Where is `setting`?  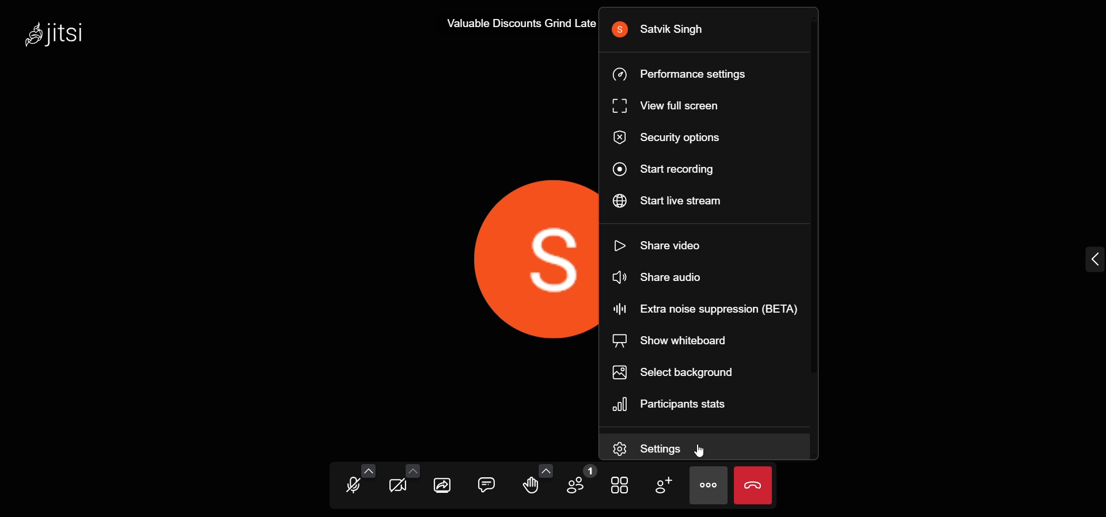 setting is located at coordinates (660, 448).